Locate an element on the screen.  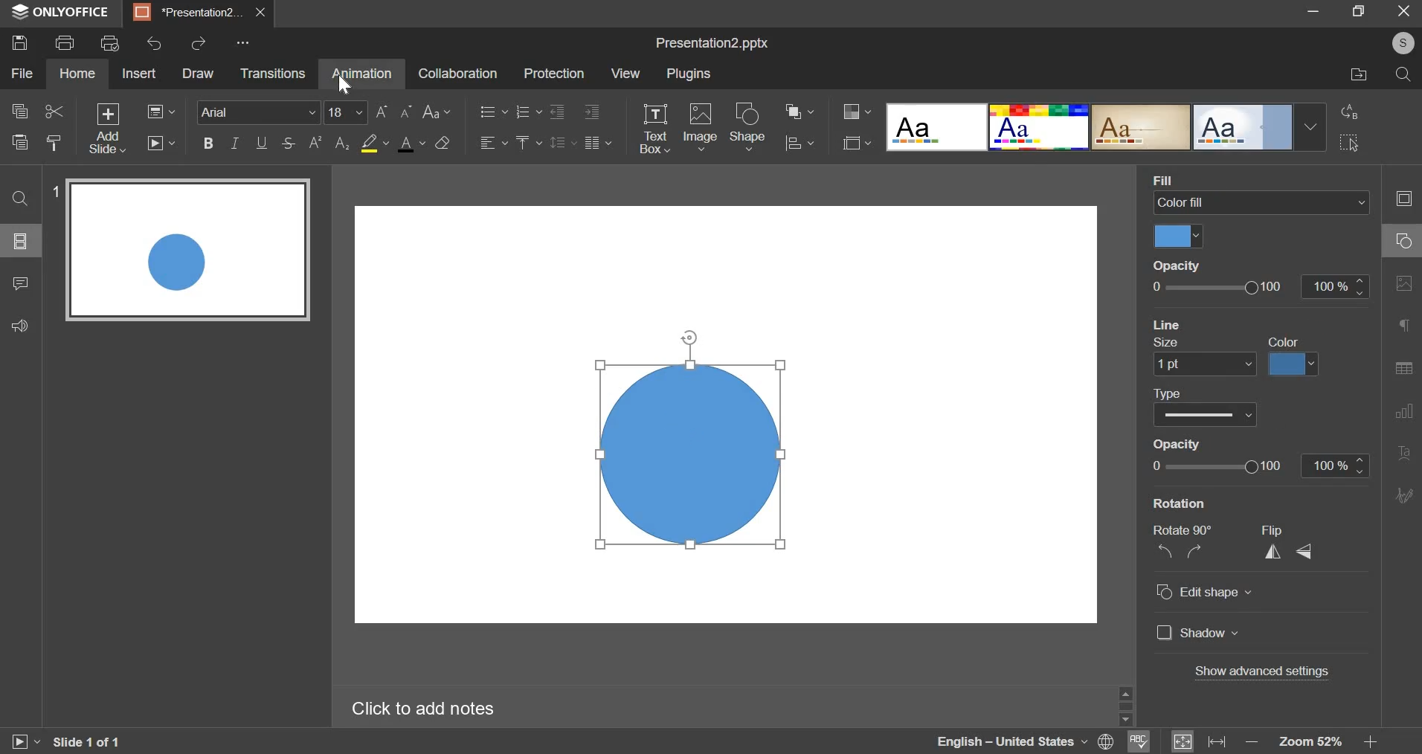
feedback is located at coordinates (22, 326).